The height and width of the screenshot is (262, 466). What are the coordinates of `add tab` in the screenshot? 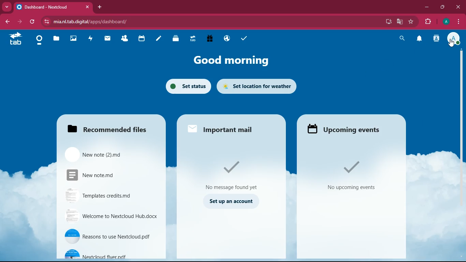 It's located at (101, 8).